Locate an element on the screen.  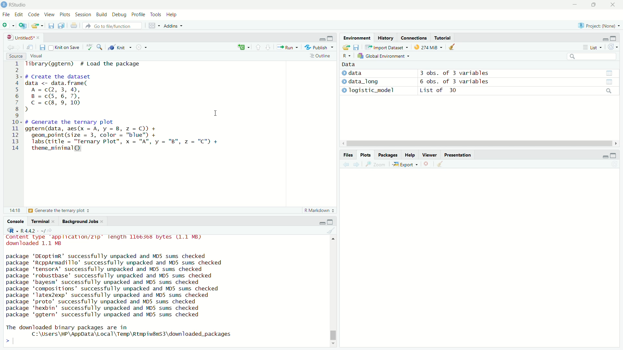
R~ is located at coordinates (346, 55).